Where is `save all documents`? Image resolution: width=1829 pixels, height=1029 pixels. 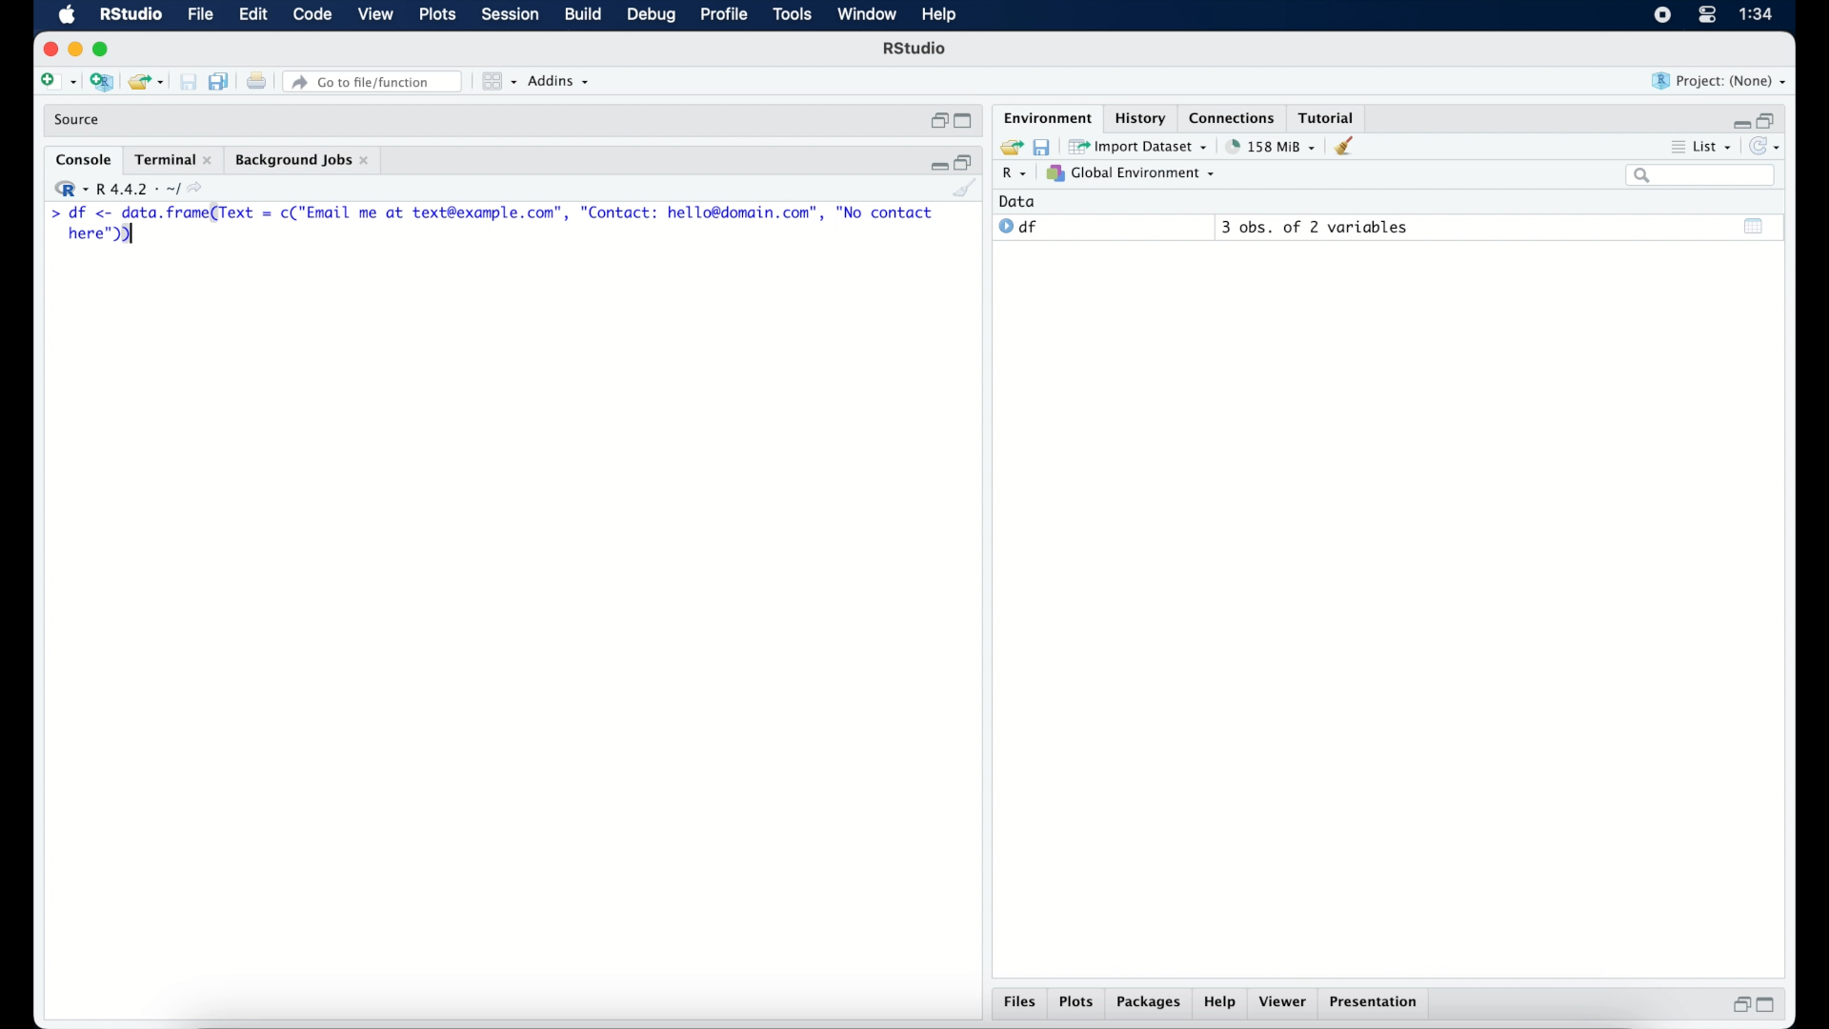 save all documents is located at coordinates (219, 81).